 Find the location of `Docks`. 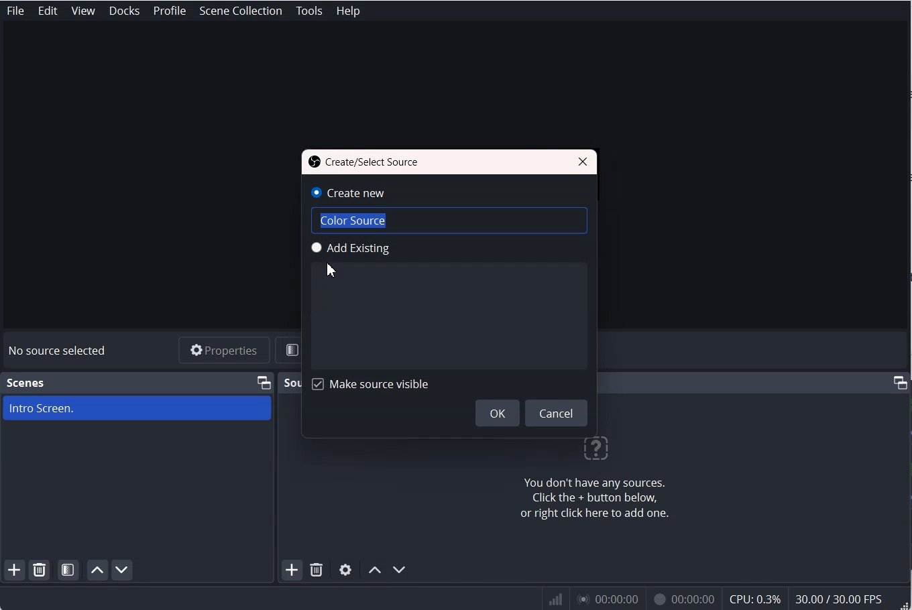

Docks is located at coordinates (125, 11).